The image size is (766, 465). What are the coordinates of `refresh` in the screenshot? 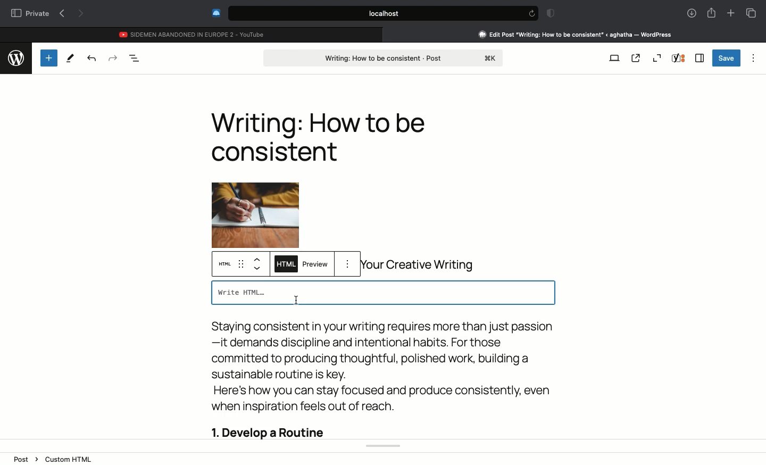 It's located at (531, 13).